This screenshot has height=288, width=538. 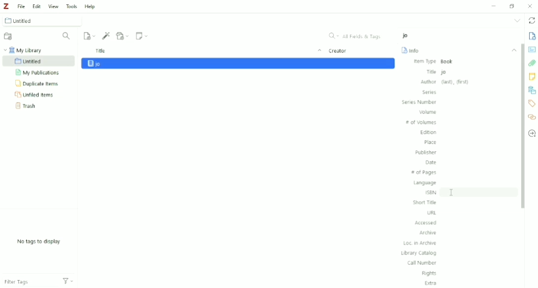 I want to click on jo, so click(x=405, y=36).